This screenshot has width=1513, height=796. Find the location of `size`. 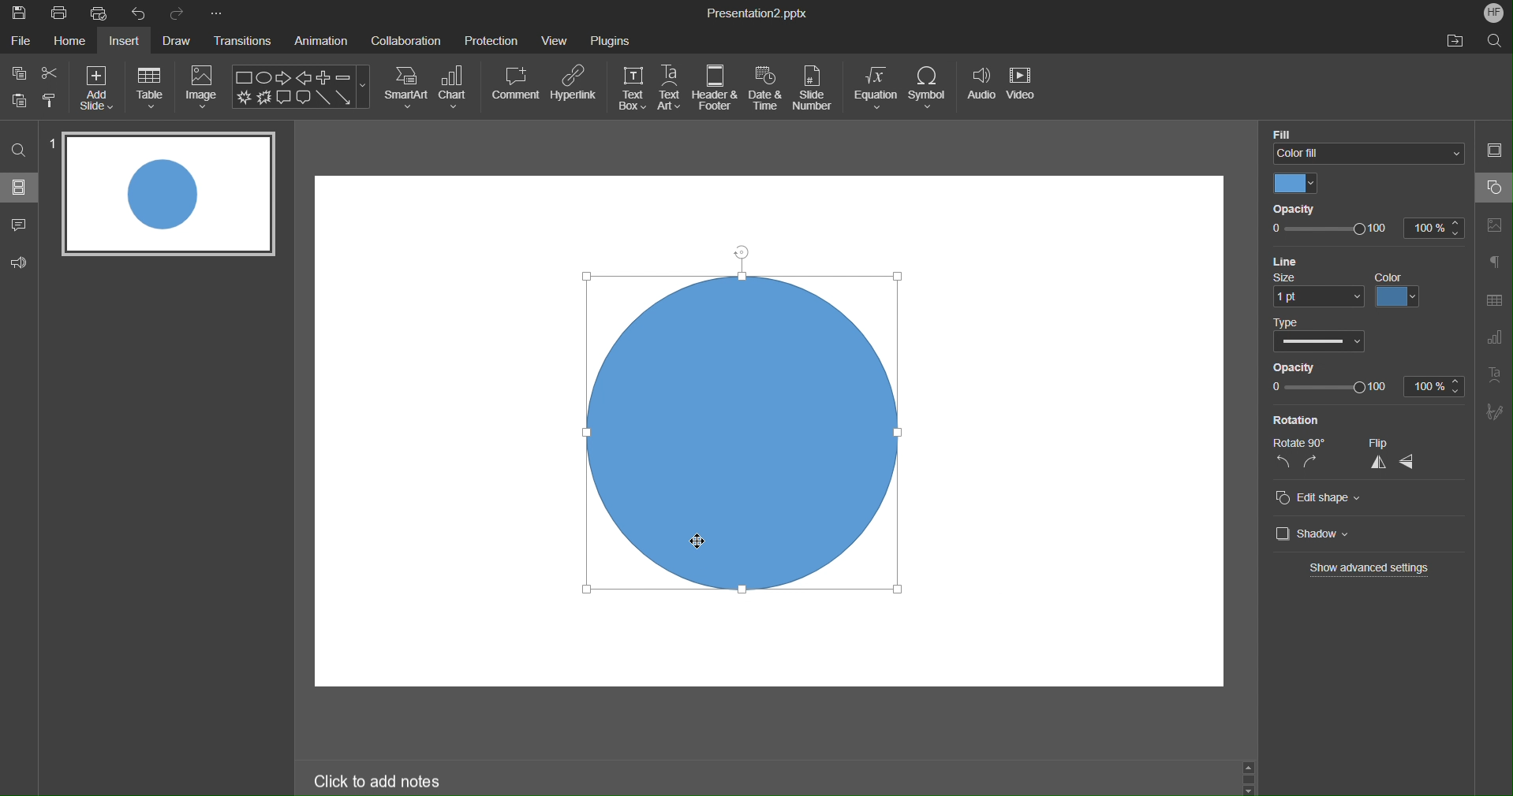

size is located at coordinates (1318, 289).